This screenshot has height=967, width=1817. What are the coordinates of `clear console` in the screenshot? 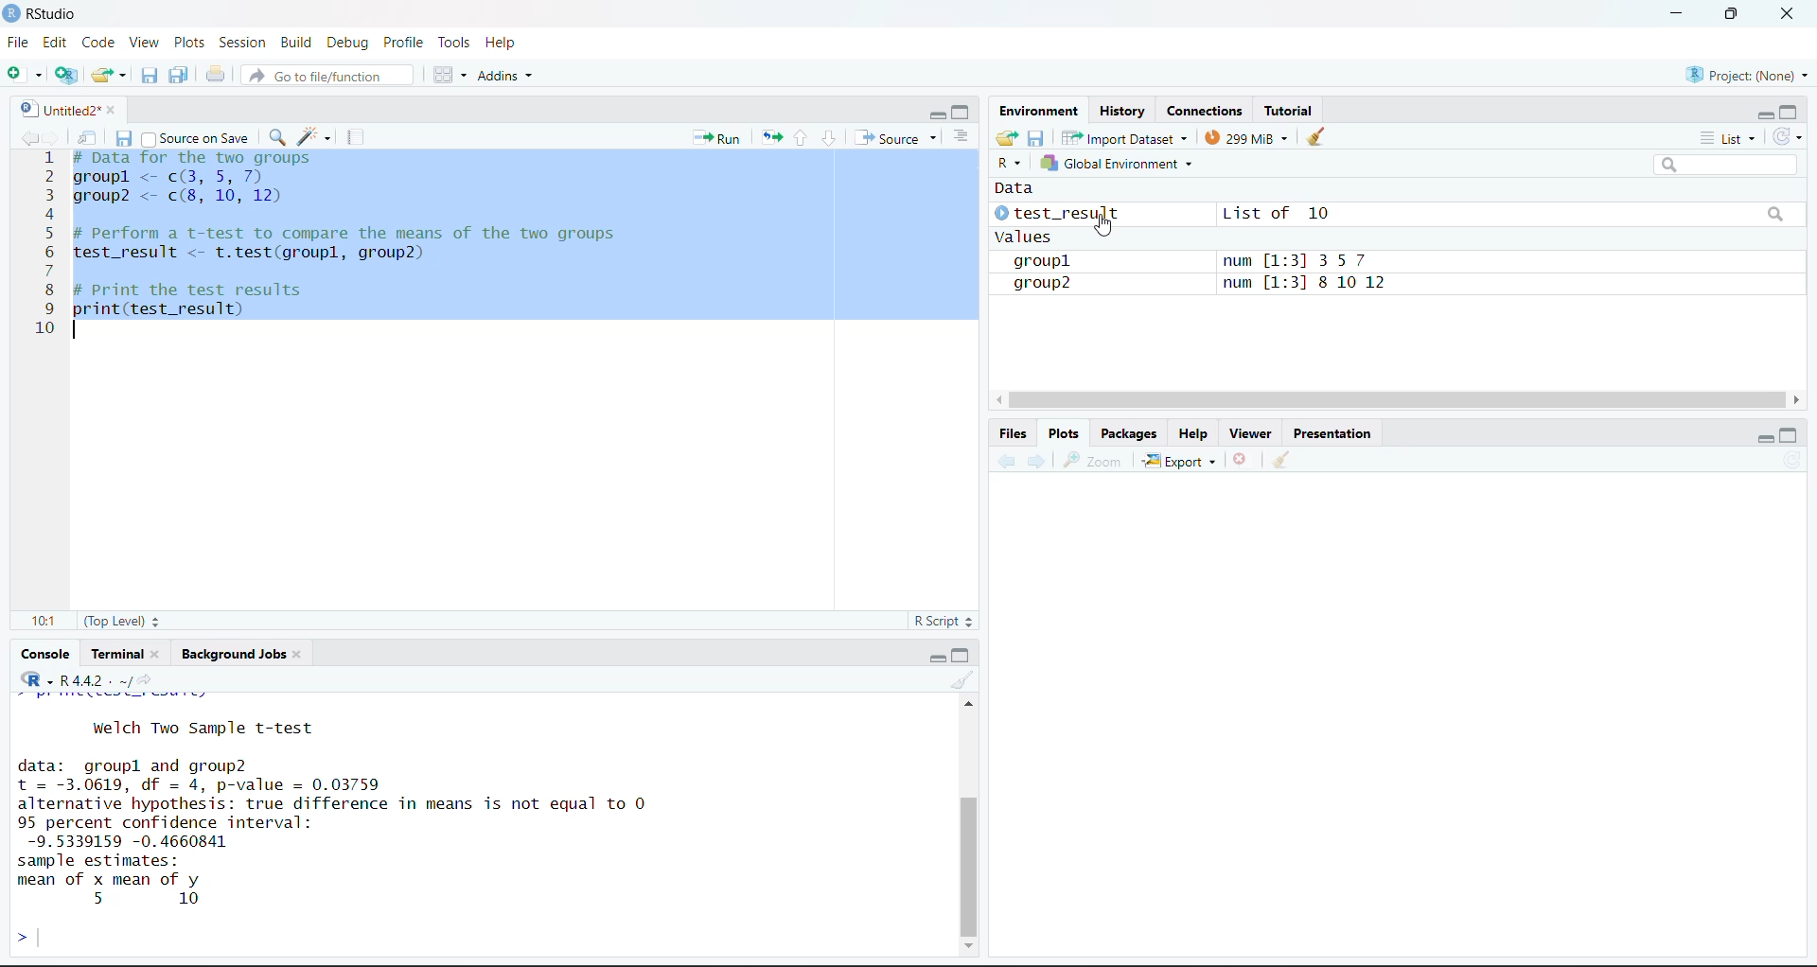 It's located at (960, 679).